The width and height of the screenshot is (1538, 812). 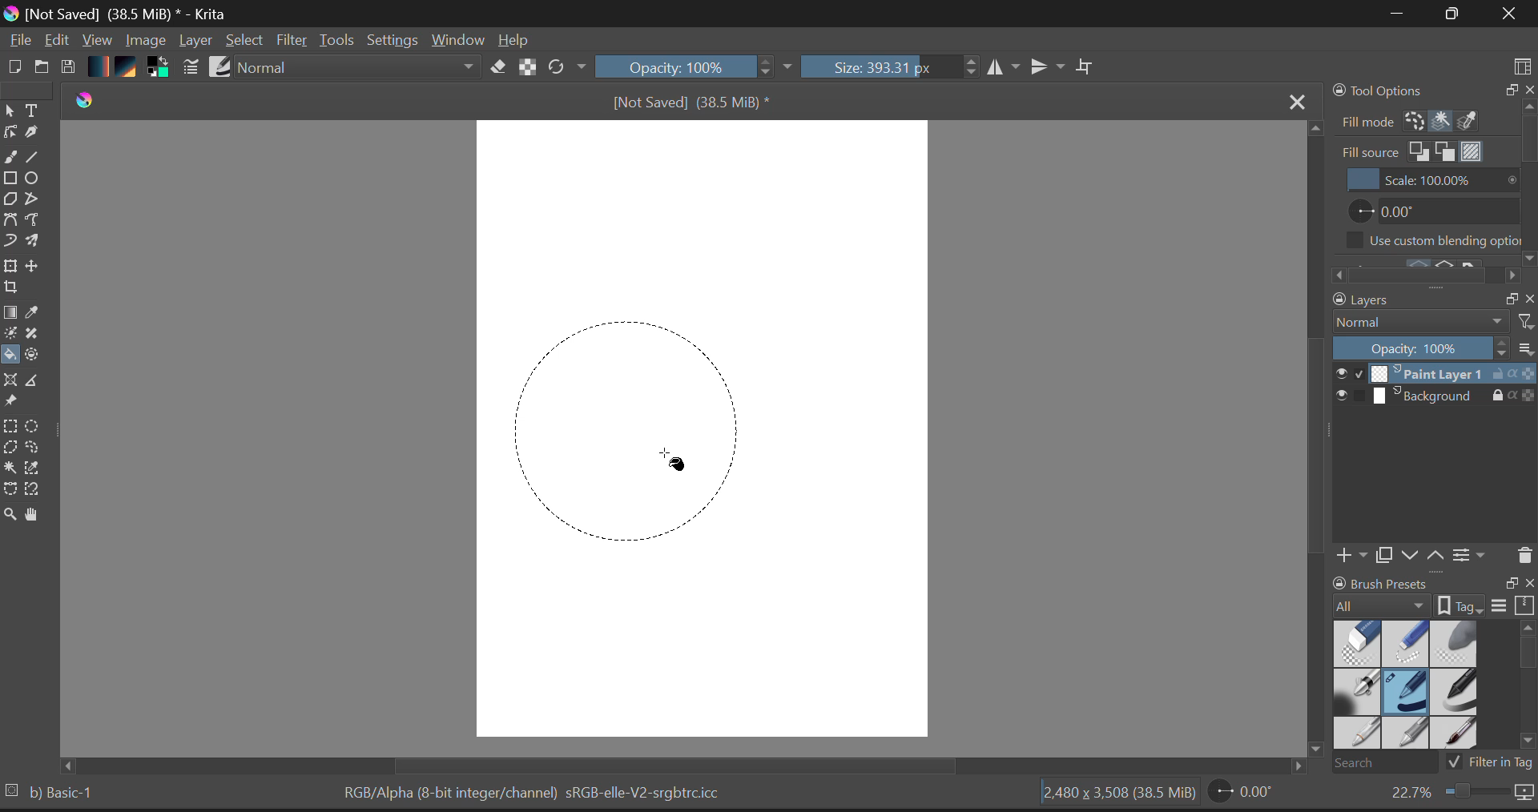 What do you see at coordinates (1447, 14) in the screenshot?
I see `Minimize` at bounding box center [1447, 14].